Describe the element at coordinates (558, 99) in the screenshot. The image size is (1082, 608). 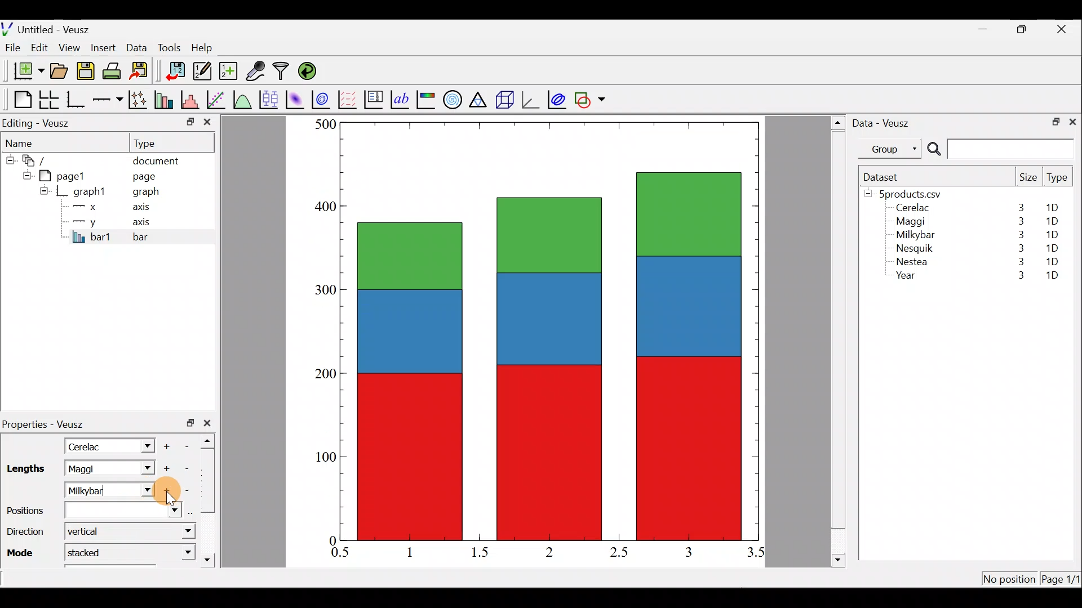
I see `plot covariance ellipses` at that location.